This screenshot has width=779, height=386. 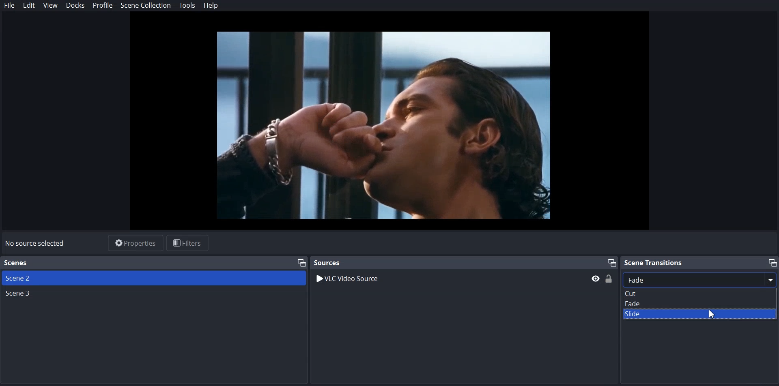 I want to click on Cursor, so click(x=712, y=314).